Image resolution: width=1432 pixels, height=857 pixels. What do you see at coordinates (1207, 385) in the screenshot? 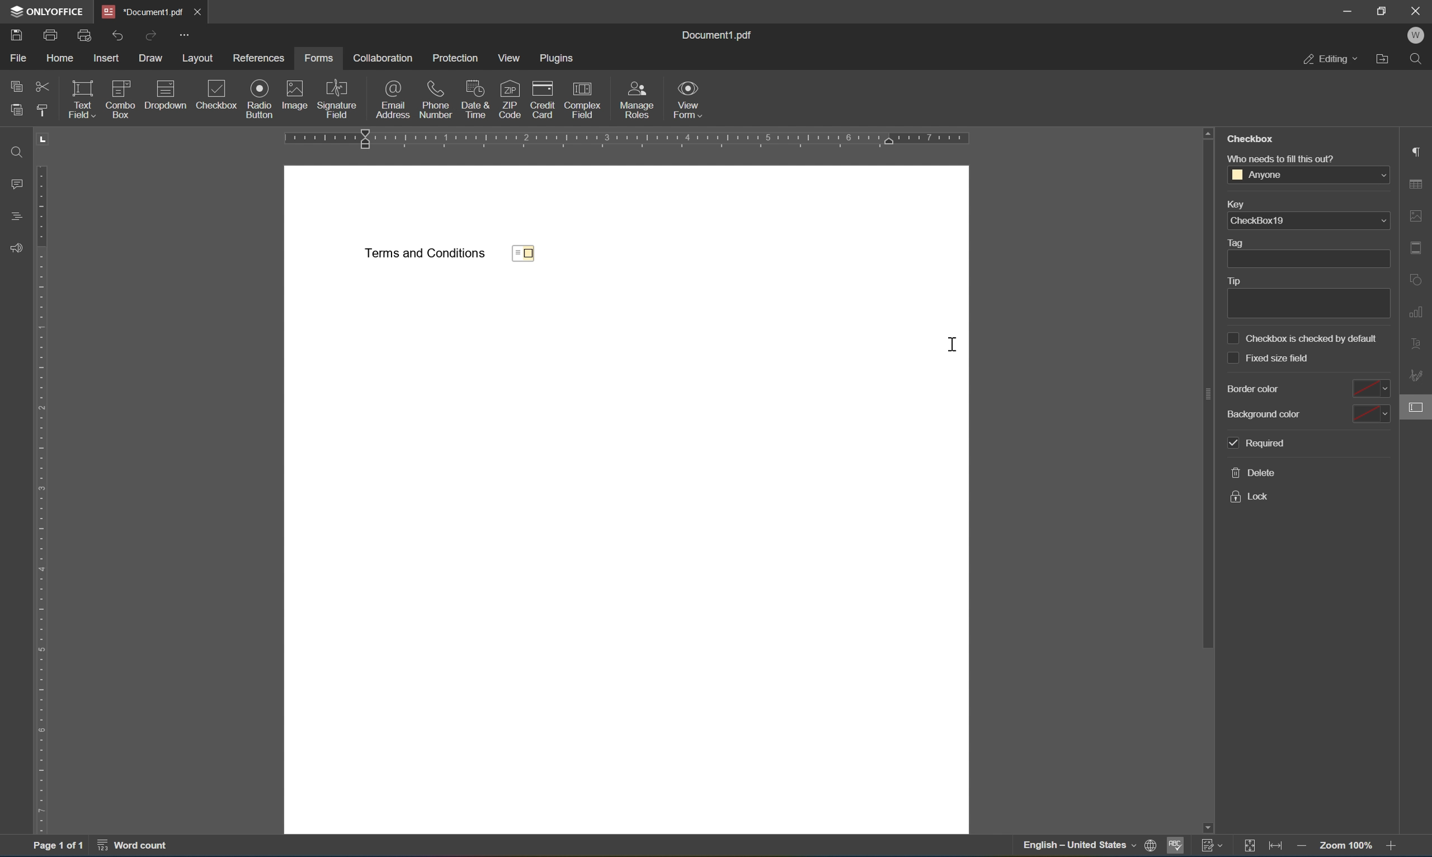
I see `scroll bar` at bounding box center [1207, 385].